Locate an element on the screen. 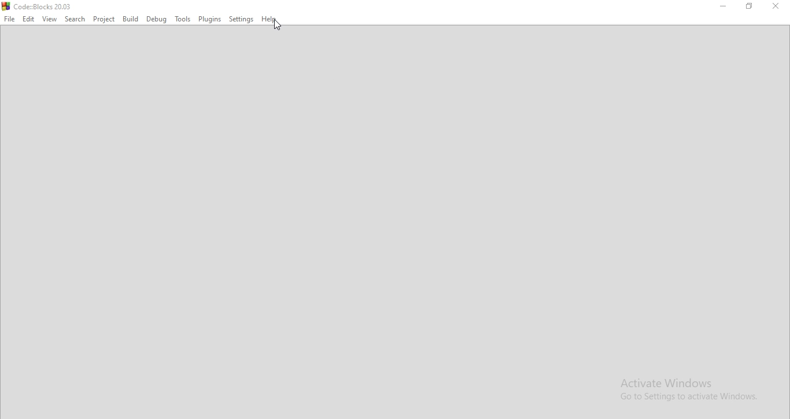  Help is located at coordinates (268, 20).